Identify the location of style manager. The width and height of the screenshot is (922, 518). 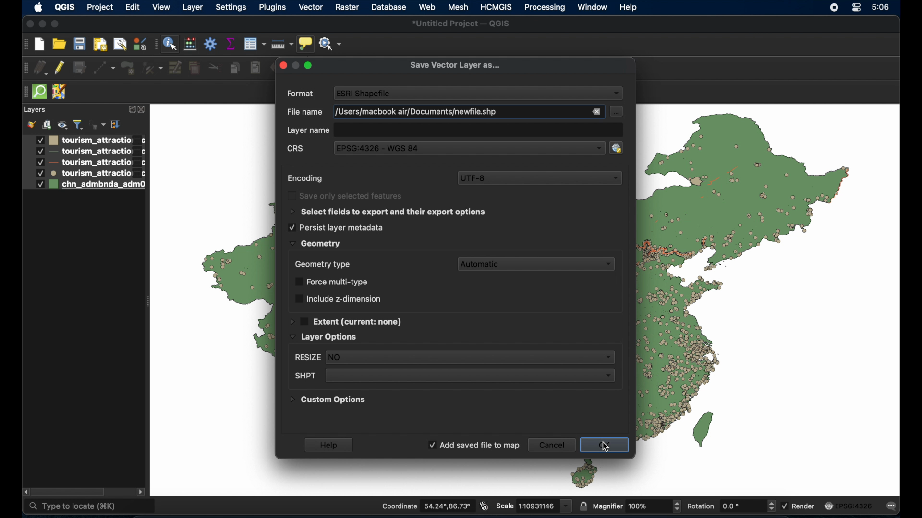
(139, 43).